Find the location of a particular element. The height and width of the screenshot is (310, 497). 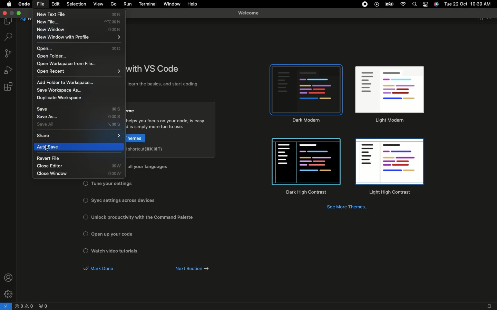

Add folder to workspace is located at coordinates (69, 82).